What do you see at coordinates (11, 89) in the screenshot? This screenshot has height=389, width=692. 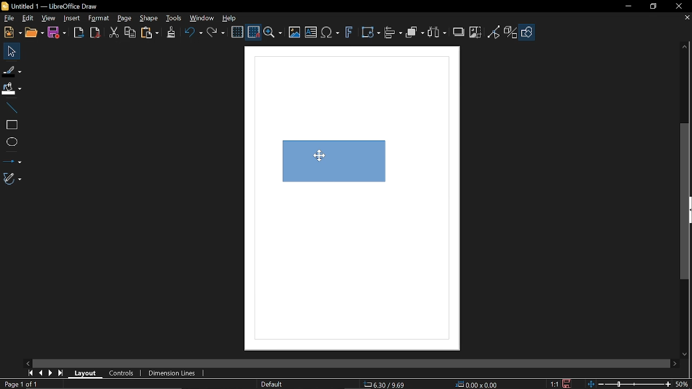 I see `Fill color` at bounding box center [11, 89].